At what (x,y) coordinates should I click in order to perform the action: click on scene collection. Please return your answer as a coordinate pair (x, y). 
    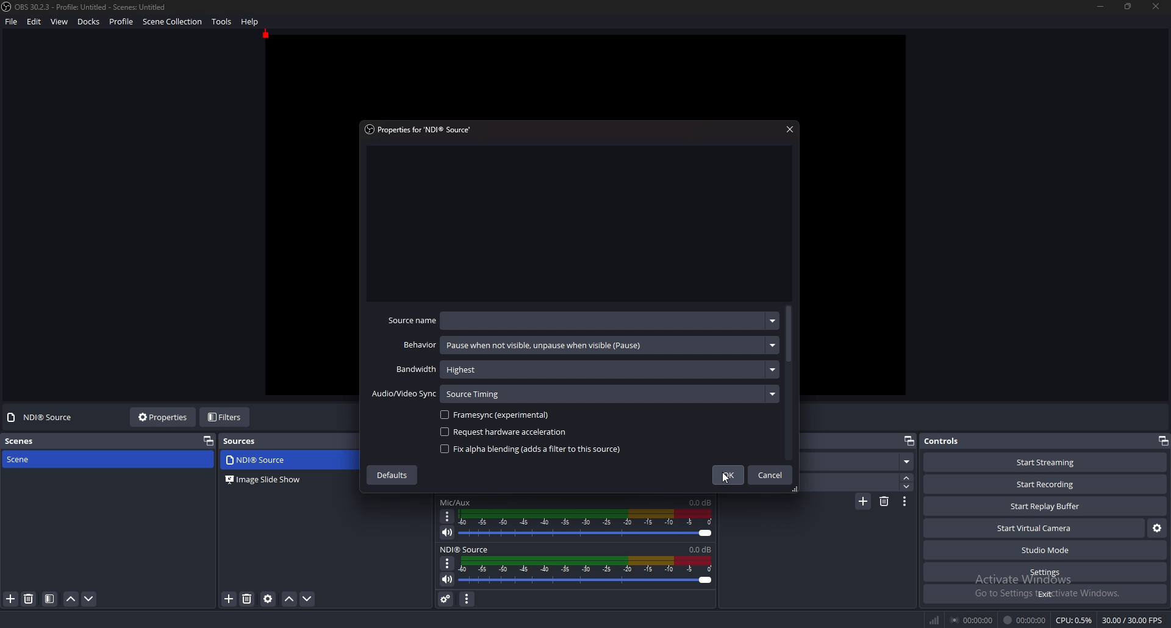
    Looking at the image, I should click on (173, 21).